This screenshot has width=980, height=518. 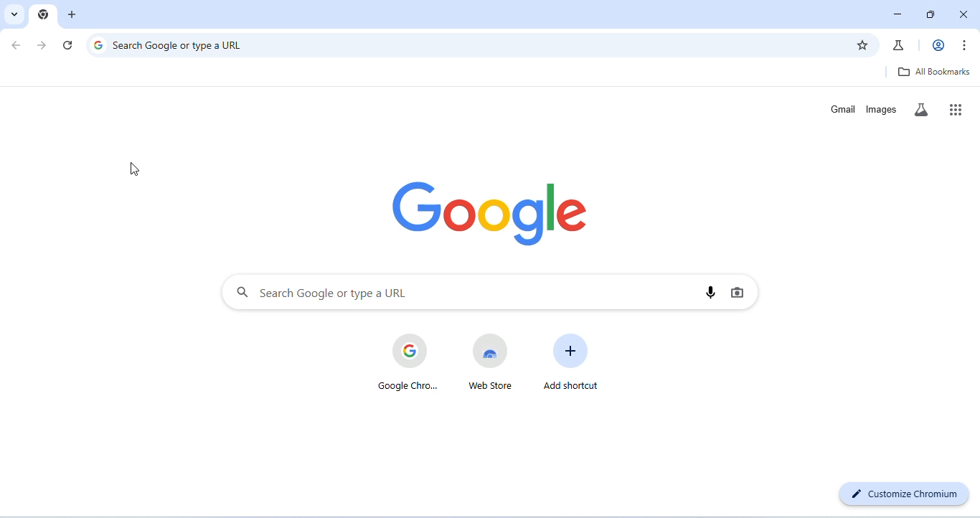 What do you see at coordinates (936, 72) in the screenshot?
I see `all bookmarks` at bounding box center [936, 72].